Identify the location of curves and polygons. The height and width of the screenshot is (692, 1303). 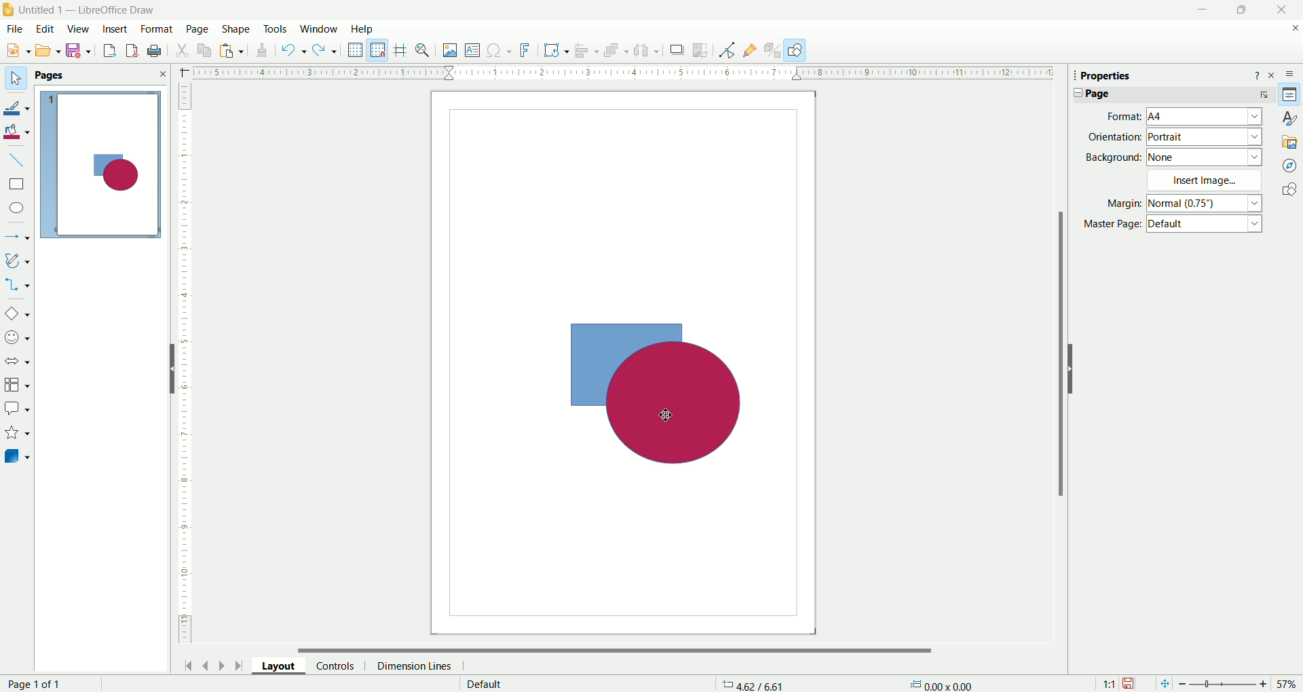
(18, 260).